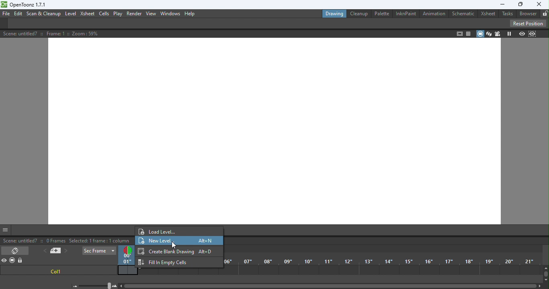 The image size is (549, 289). I want to click on Field guide, so click(469, 33).